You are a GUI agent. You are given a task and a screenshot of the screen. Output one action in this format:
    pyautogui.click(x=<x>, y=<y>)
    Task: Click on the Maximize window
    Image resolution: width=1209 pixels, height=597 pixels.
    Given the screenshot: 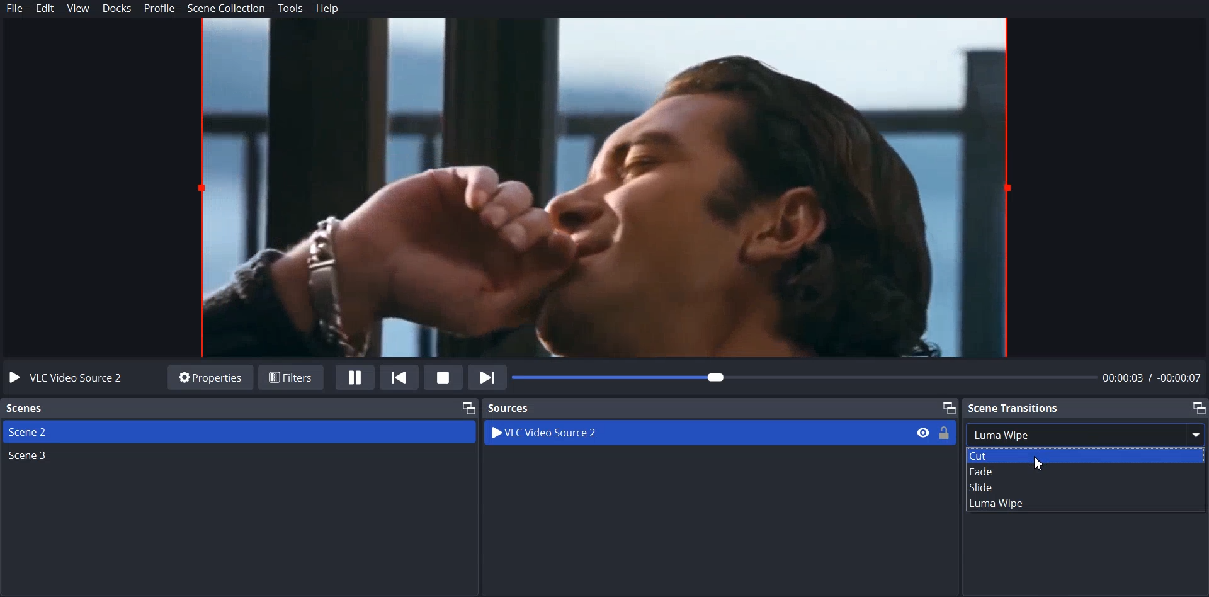 What is the action you would take?
    pyautogui.click(x=467, y=407)
    